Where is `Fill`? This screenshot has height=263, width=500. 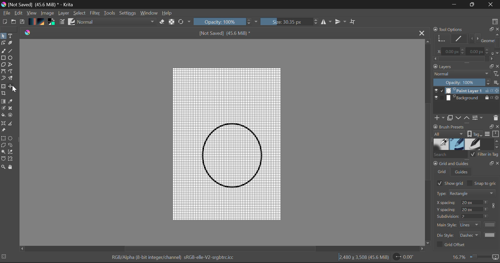
Fill is located at coordinates (3, 115).